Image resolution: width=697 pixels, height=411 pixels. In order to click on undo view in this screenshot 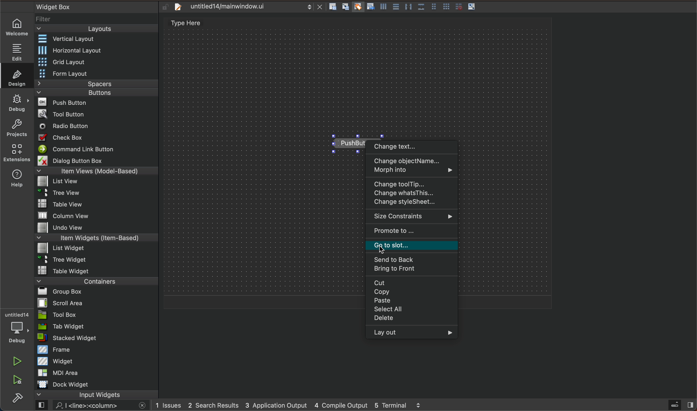, I will do `click(99, 228)`.